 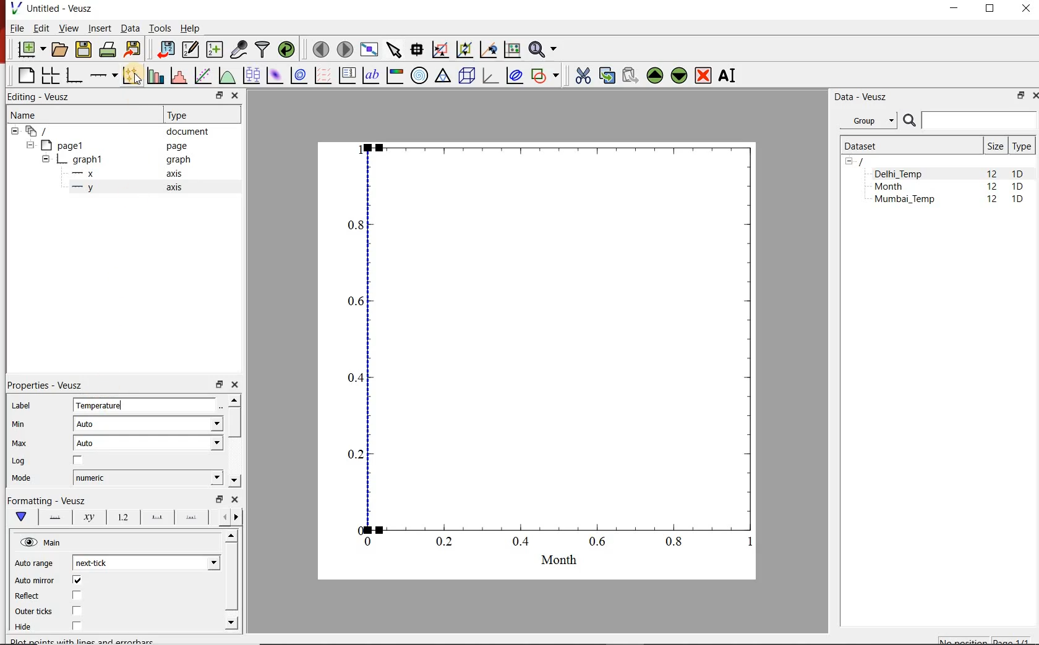 What do you see at coordinates (993, 201) in the screenshot?
I see `12` at bounding box center [993, 201].